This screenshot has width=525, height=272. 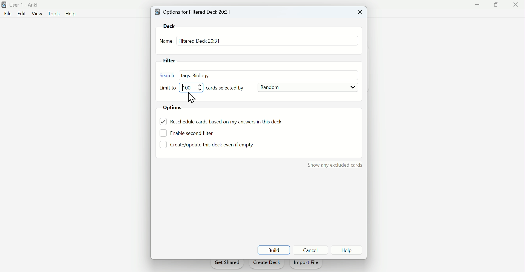 What do you see at coordinates (199, 40) in the screenshot?
I see `Filtered deck 20: 31` at bounding box center [199, 40].